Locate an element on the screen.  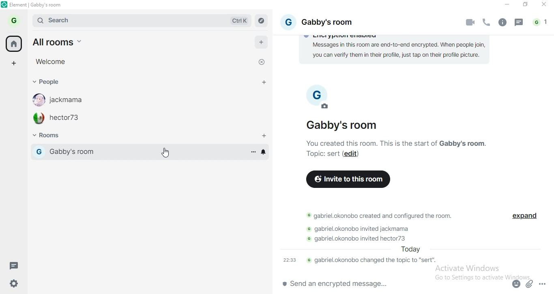
home is located at coordinates (13, 43).